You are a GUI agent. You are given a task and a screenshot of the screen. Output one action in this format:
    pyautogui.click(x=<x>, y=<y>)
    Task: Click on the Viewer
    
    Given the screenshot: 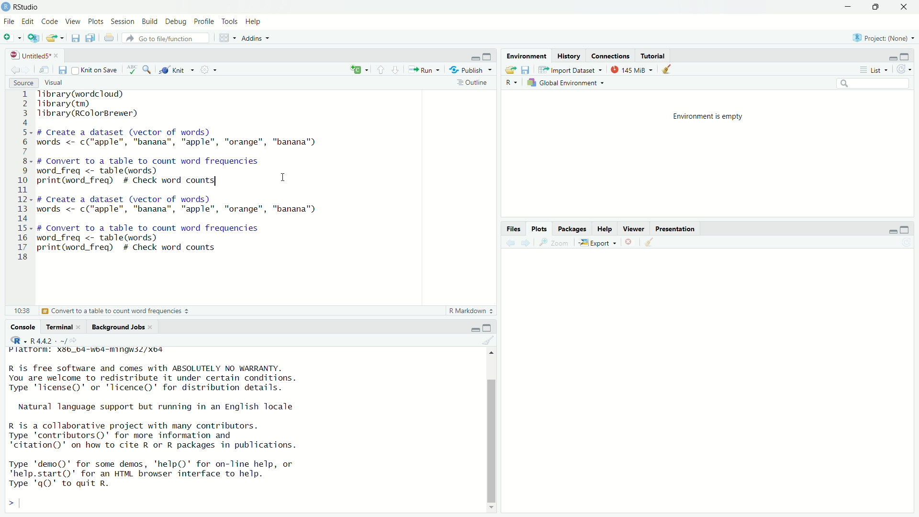 What is the action you would take?
    pyautogui.click(x=634, y=228)
    